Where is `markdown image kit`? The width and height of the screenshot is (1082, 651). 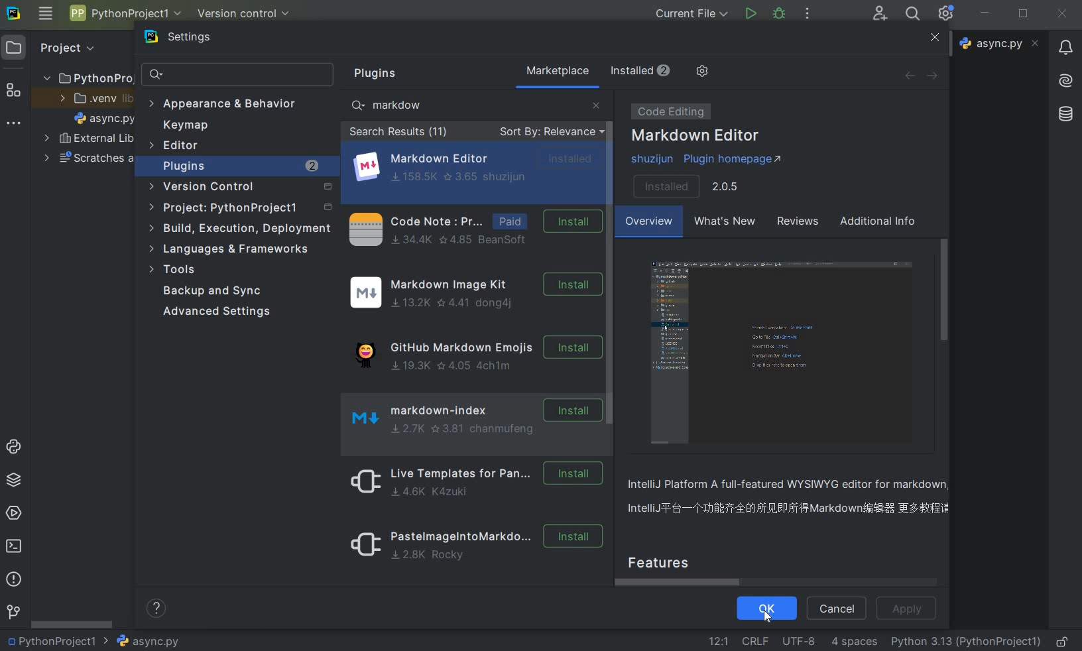
markdown image kit is located at coordinates (474, 293).